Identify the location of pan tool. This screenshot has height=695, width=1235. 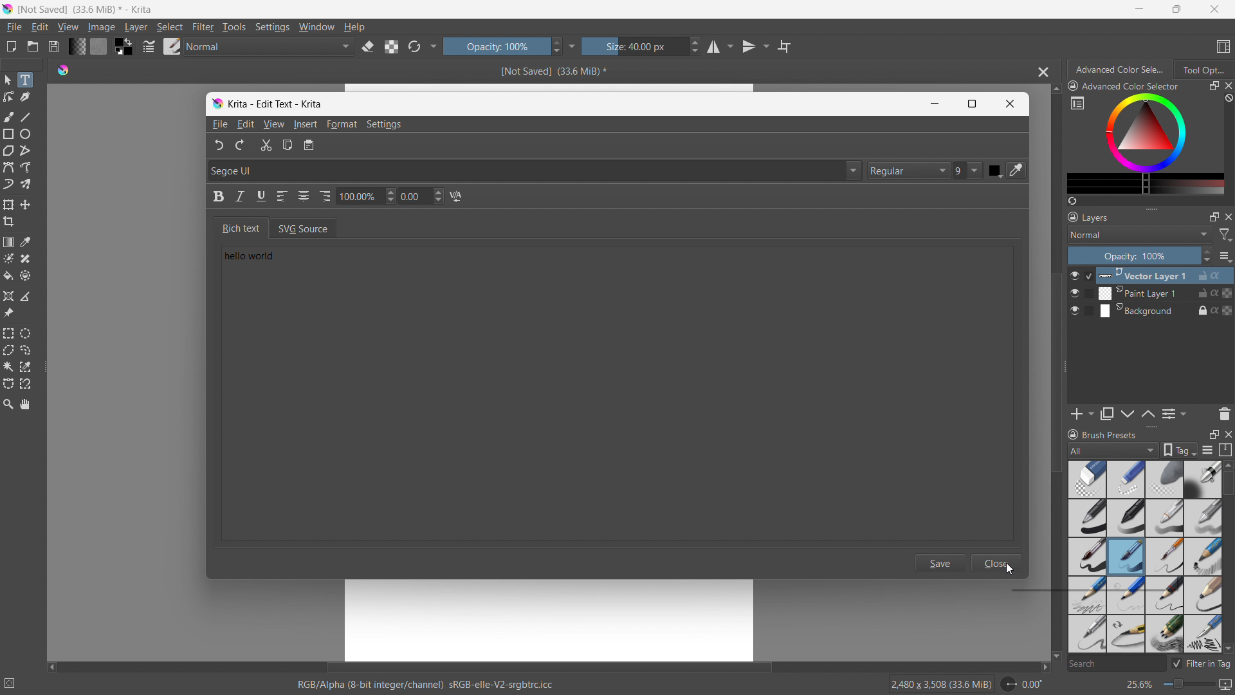
(26, 404).